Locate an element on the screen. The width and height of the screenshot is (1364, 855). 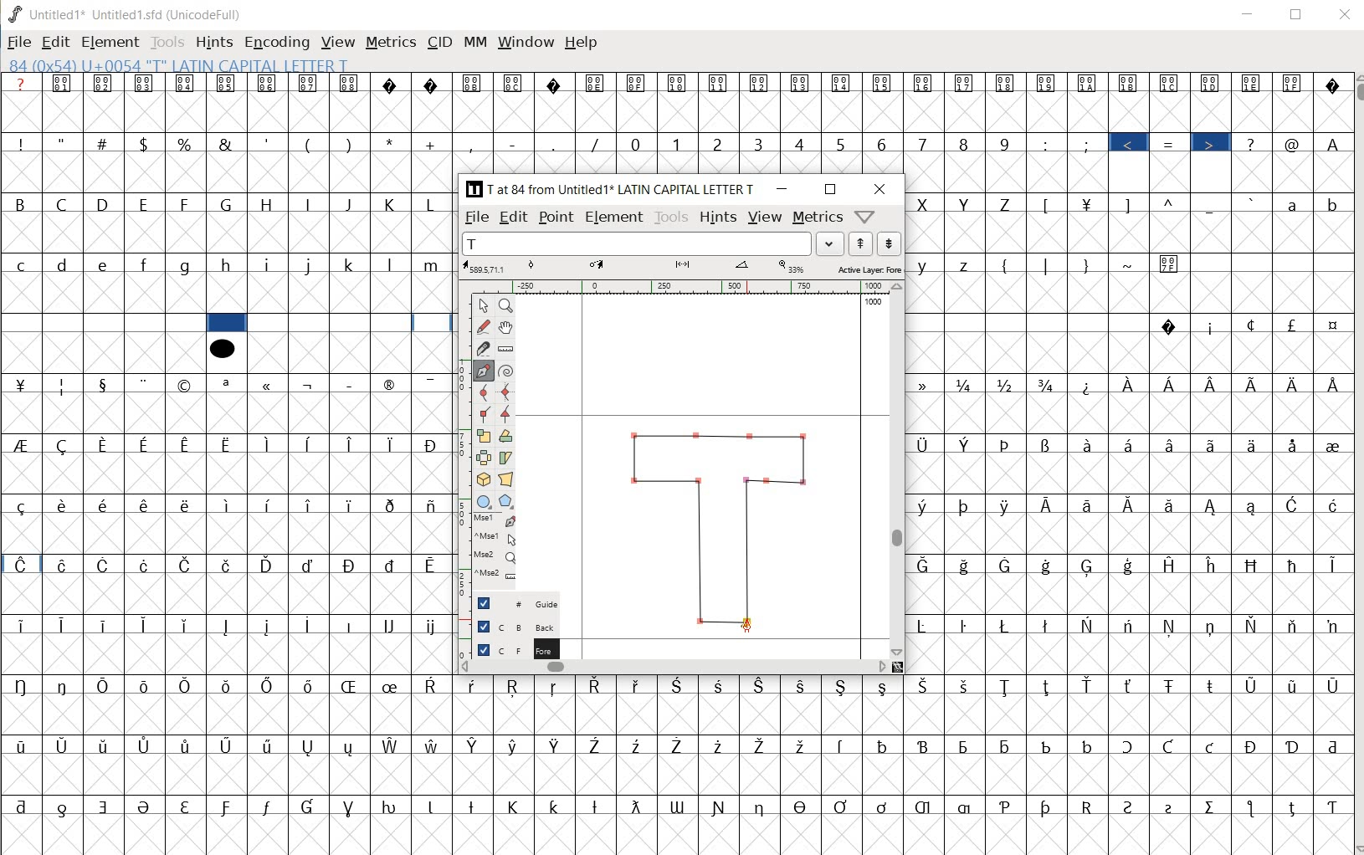
Symbol is located at coordinates (1131, 83).